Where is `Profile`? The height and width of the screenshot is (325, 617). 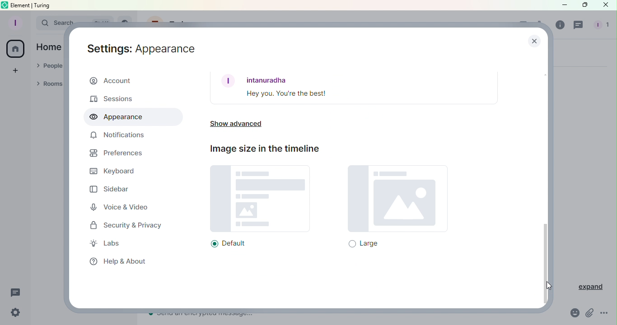 Profile is located at coordinates (14, 22).